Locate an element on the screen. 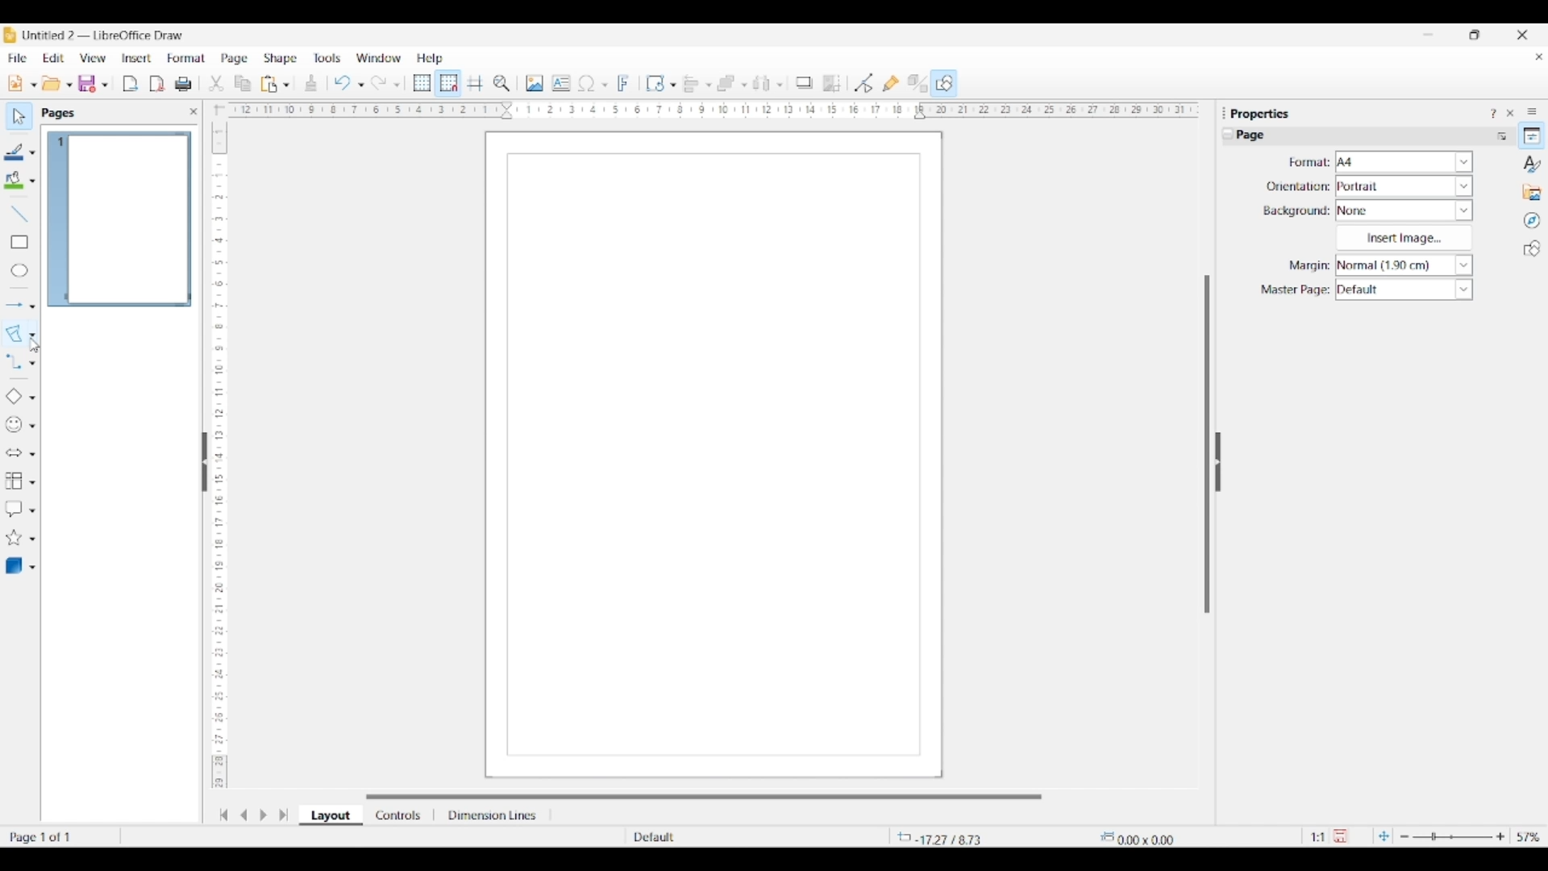 The height and width of the screenshot is (871, 1548). Shapes is located at coordinates (1532, 248).